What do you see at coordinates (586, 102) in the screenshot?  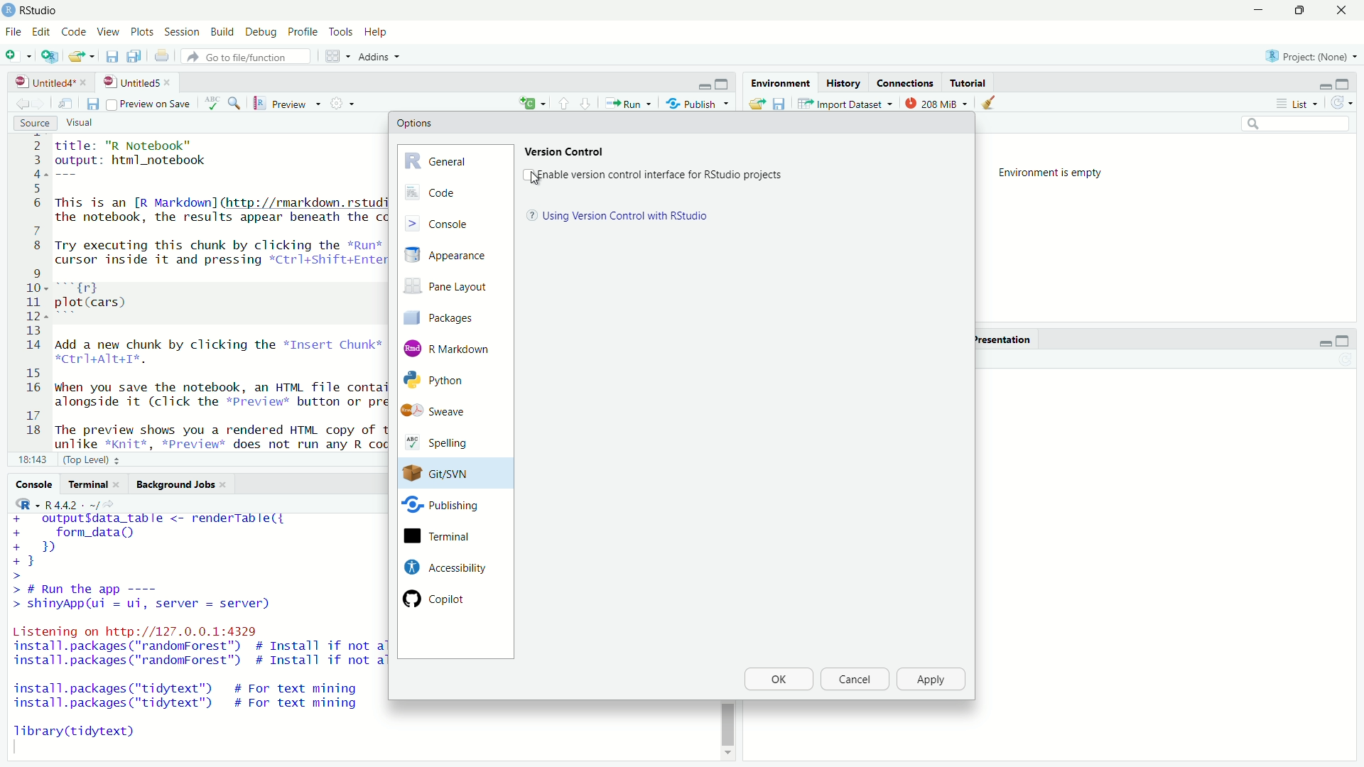 I see `up` at bounding box center [586, 102].